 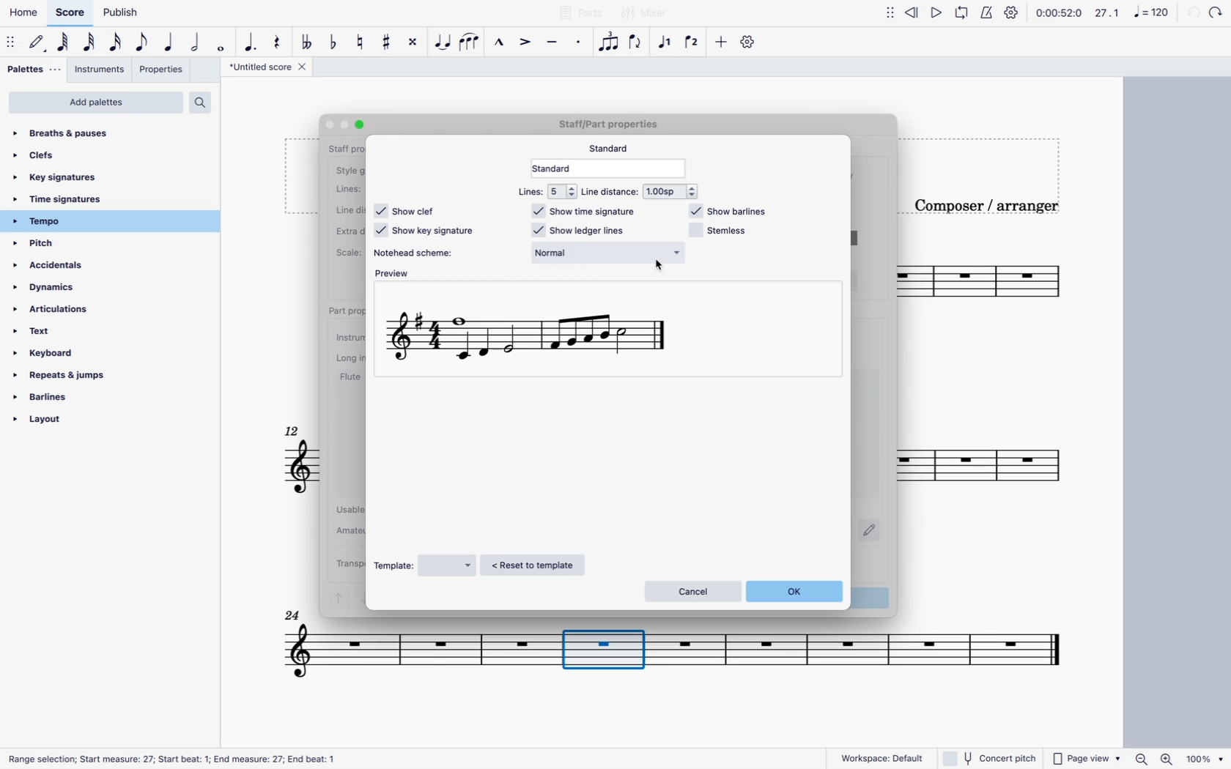 I want to click on , so click(x=329, y=127).